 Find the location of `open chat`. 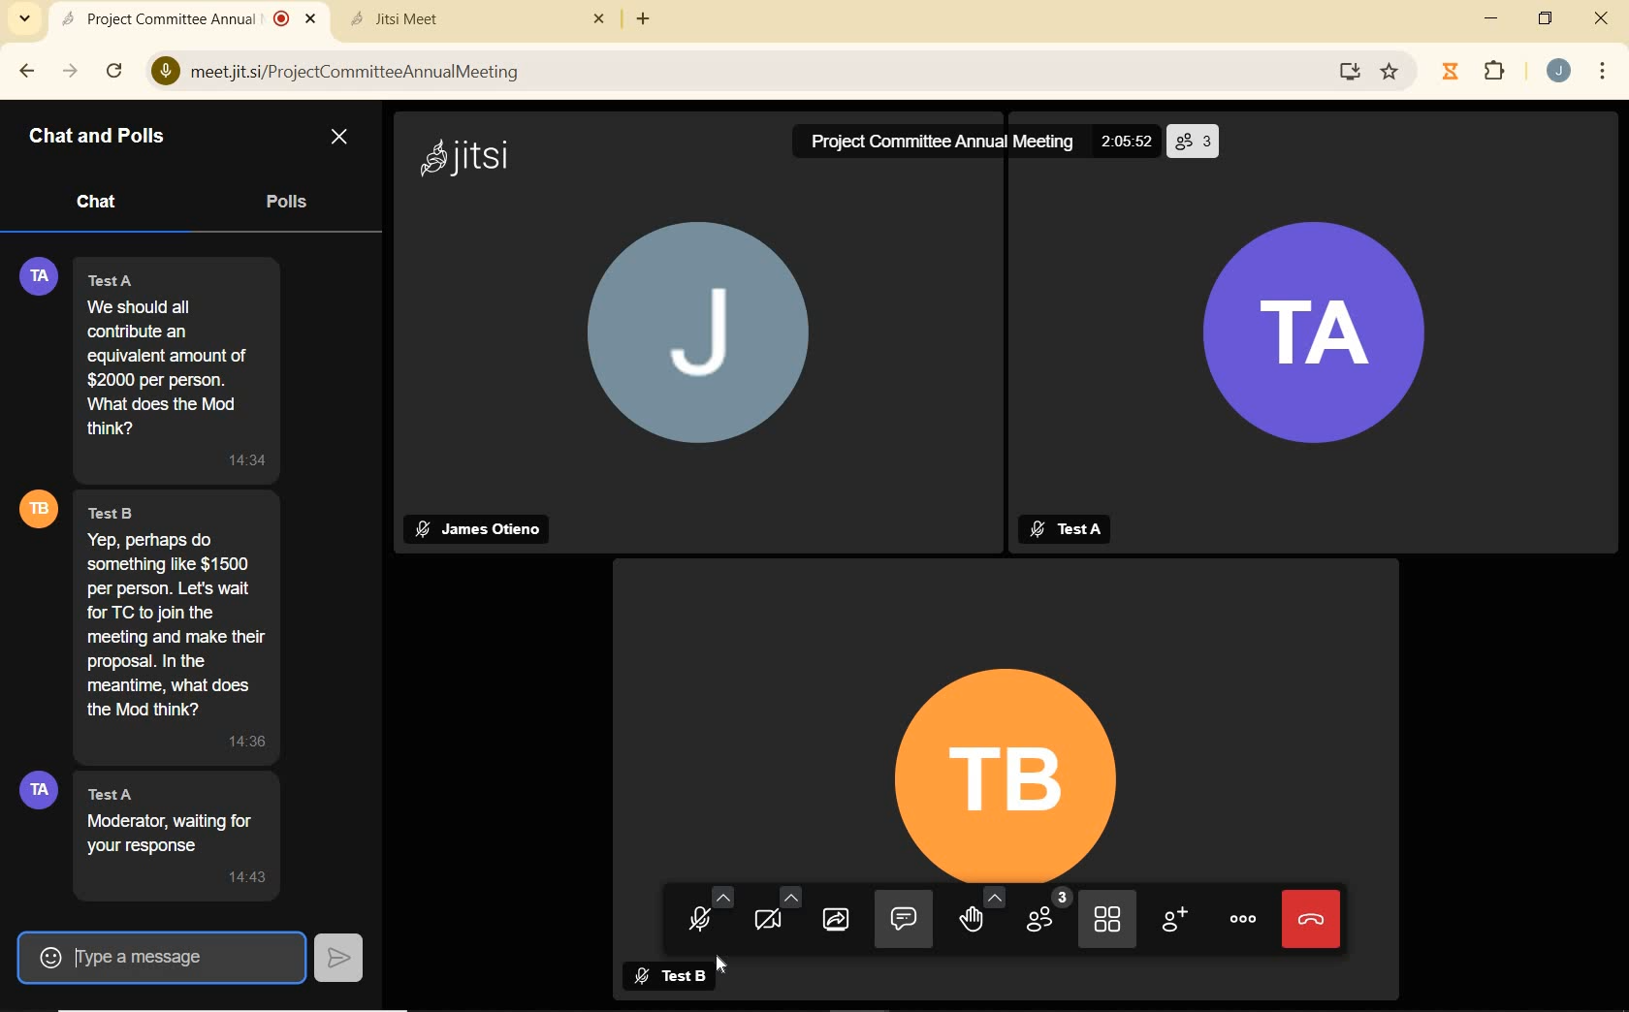

open chat is located at coordinates (696, 814).